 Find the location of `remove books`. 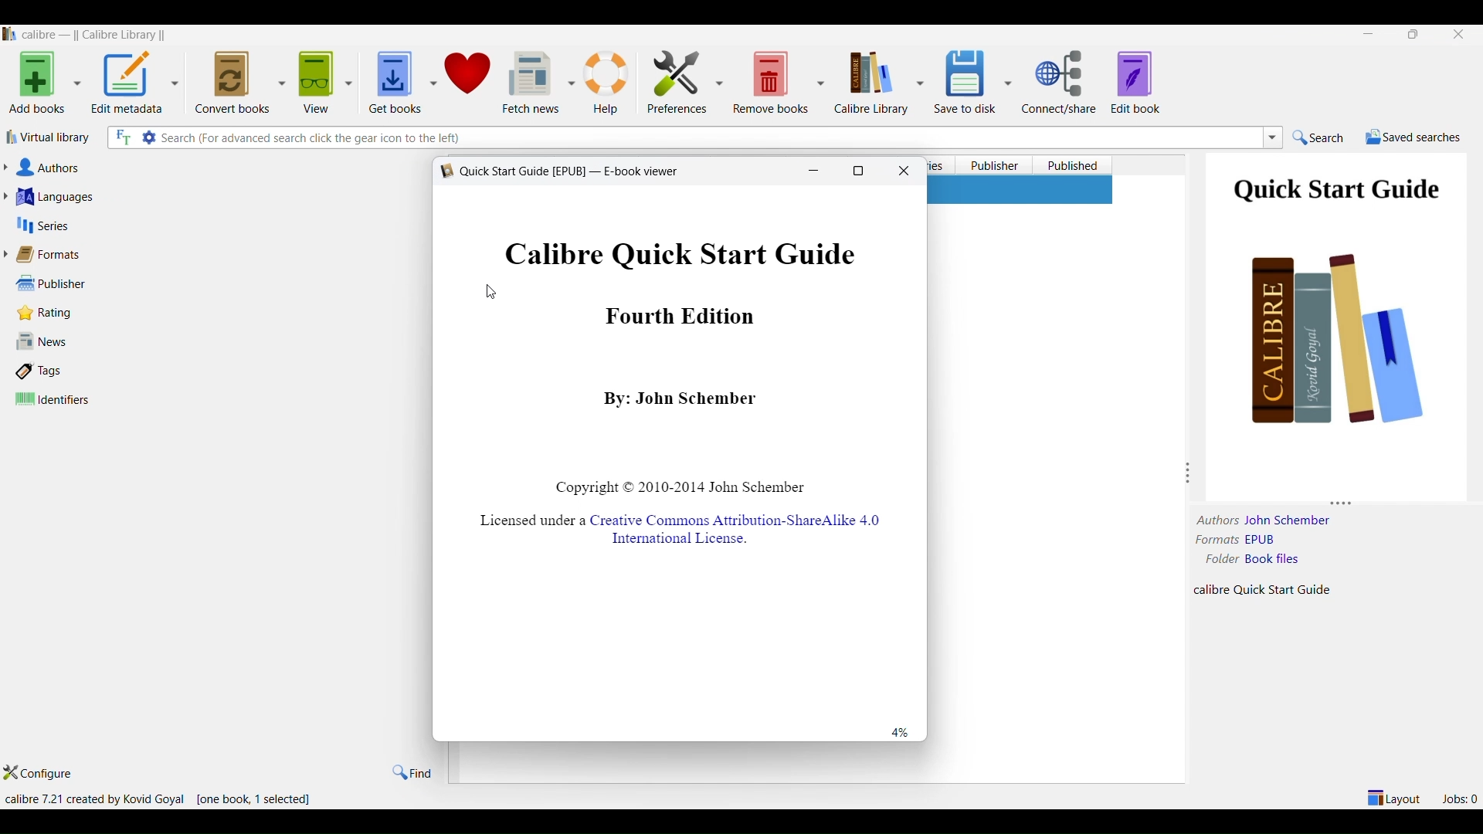

remove books is located at coordinates (769, 83).